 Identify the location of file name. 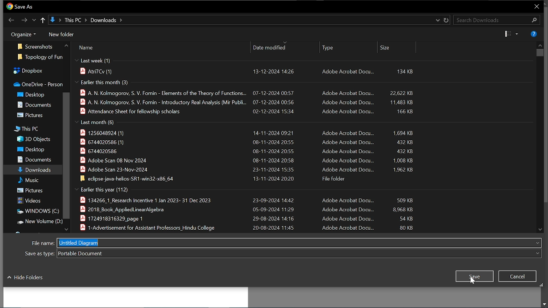
(161, 48).